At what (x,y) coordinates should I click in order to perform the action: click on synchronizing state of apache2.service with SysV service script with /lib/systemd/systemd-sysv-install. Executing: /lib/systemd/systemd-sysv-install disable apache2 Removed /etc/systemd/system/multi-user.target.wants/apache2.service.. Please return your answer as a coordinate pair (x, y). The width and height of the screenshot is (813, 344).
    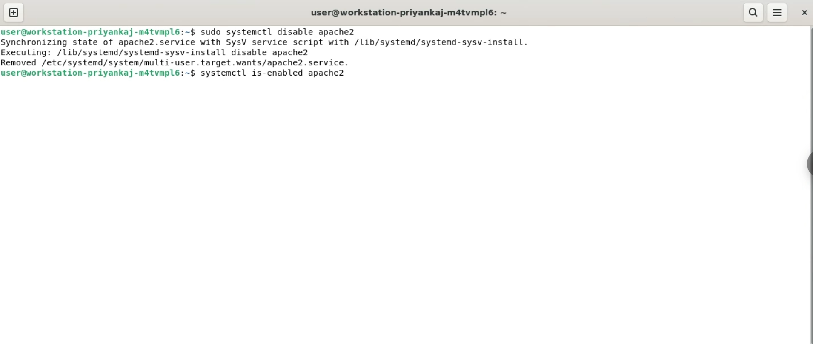
    Looking at the image, I should click on (278, 52).